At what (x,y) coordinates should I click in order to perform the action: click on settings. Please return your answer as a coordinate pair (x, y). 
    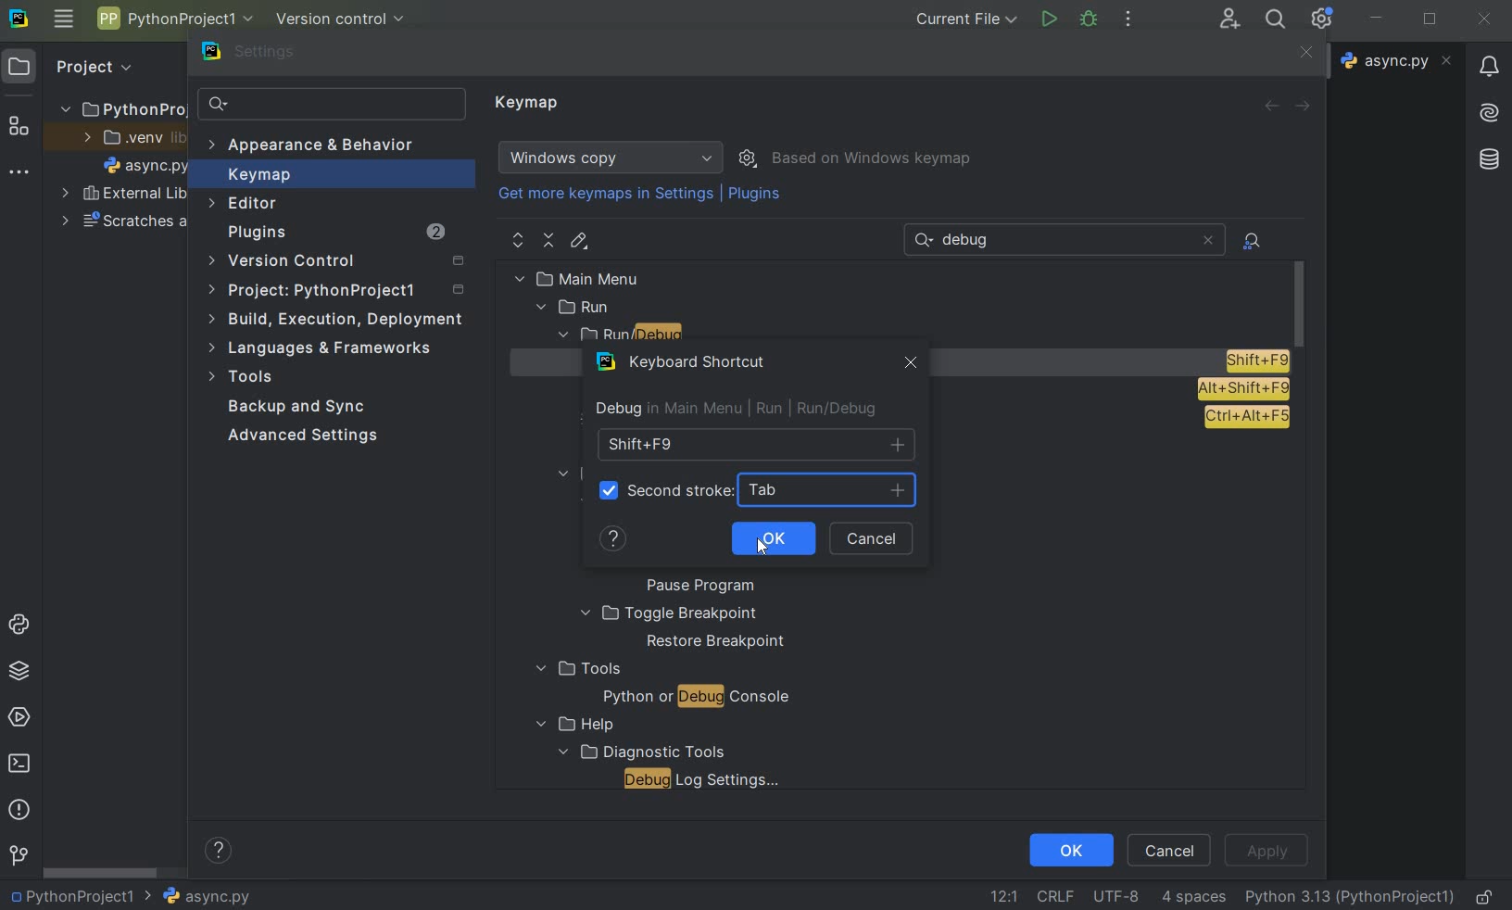
    Looking at the image, I should click on (260, 56).